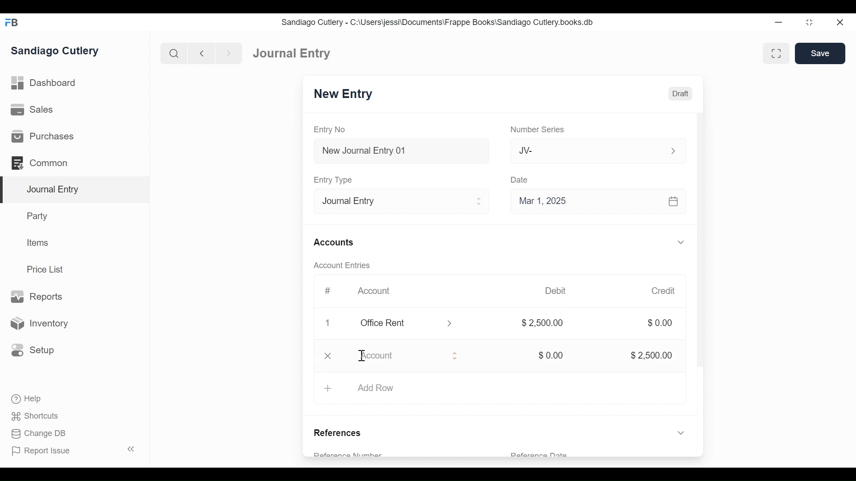  What do you see at coordinates (344, 94) in the screenshot?
I see `New Entry` at bounding box center [344, 94].